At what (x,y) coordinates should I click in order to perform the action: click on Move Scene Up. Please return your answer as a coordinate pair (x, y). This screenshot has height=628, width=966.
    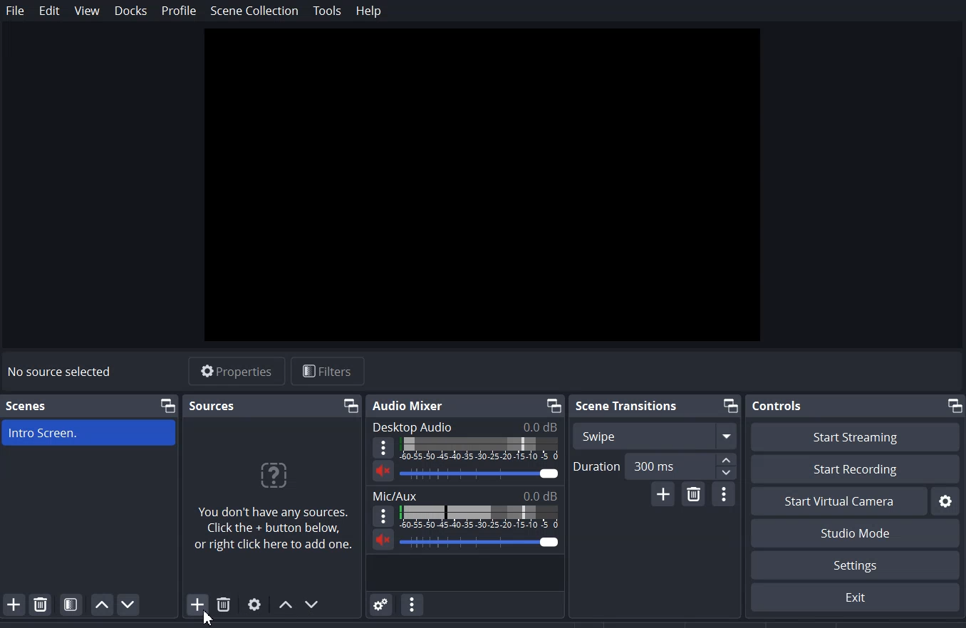
    Looking at the image, I should click on (102, 605).